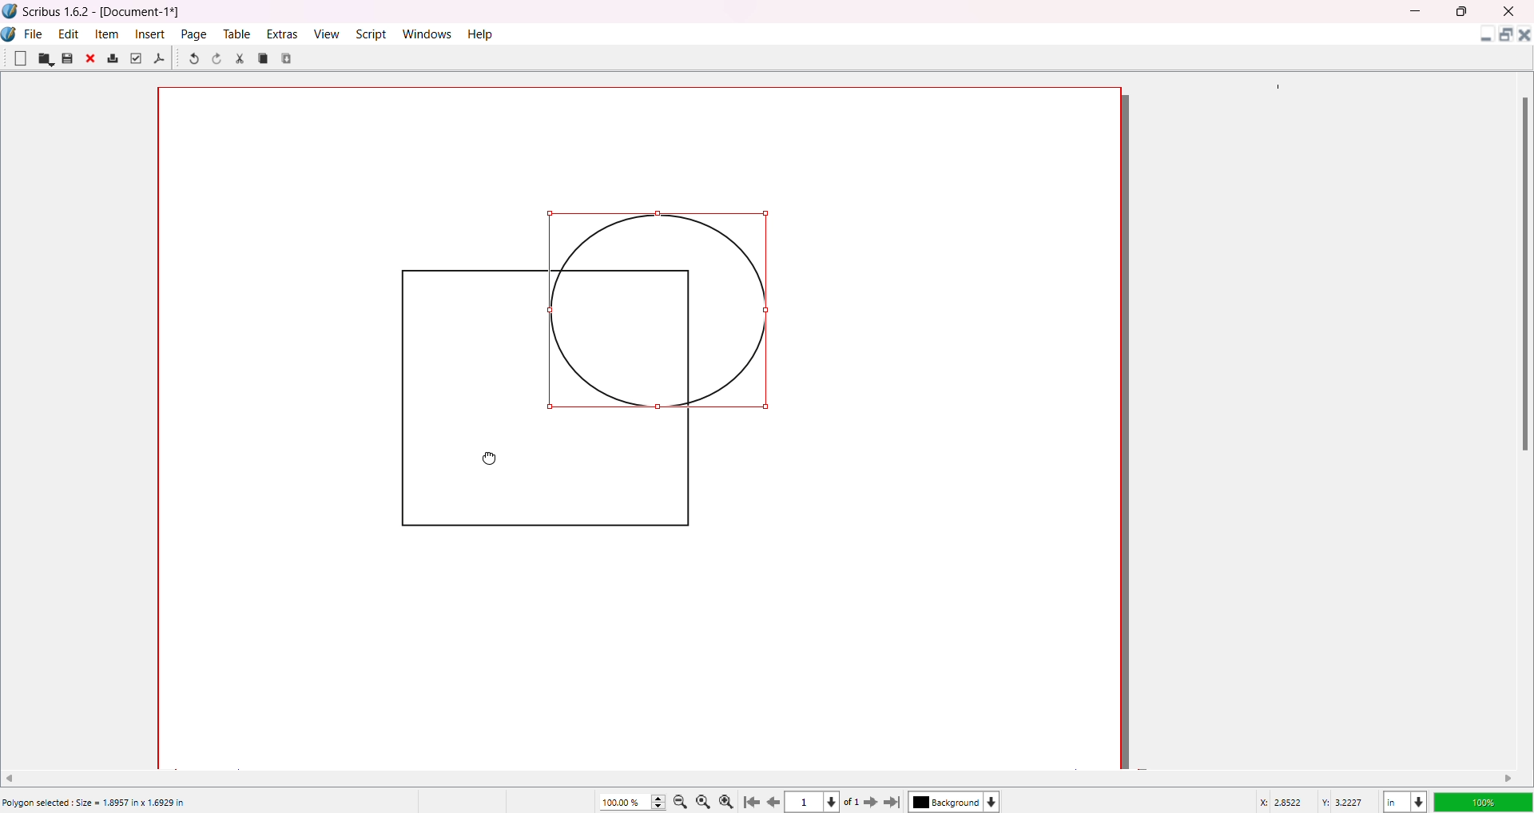 This screenshot has width=1534, height=813. Describe the element at coordinates (46, 59) in the screenshot. I see `Open` at that location.